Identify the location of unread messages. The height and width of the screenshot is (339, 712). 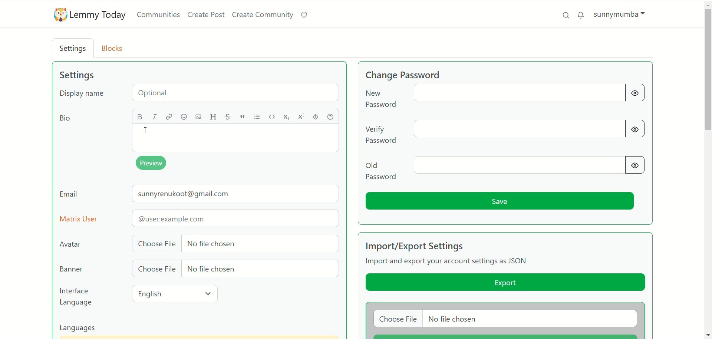
(581, 15).